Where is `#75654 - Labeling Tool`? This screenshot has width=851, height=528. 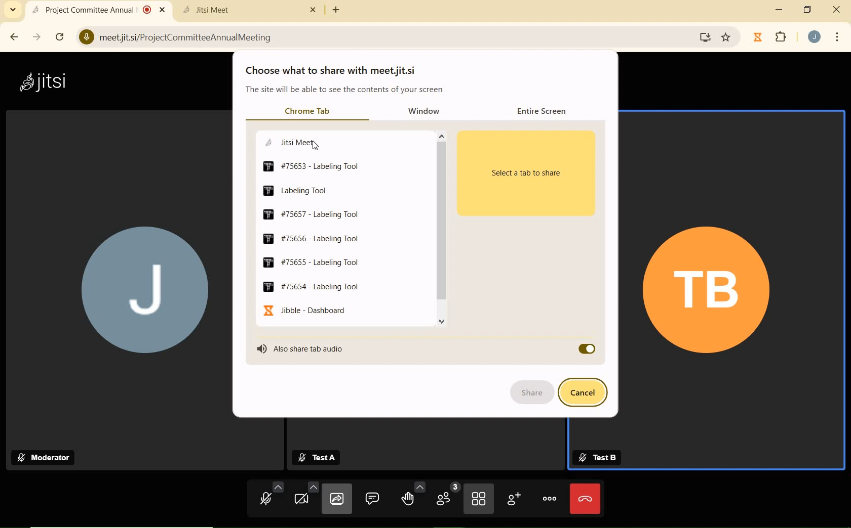 #75654 - Labeling Tool is located at coordinates (316, 286).